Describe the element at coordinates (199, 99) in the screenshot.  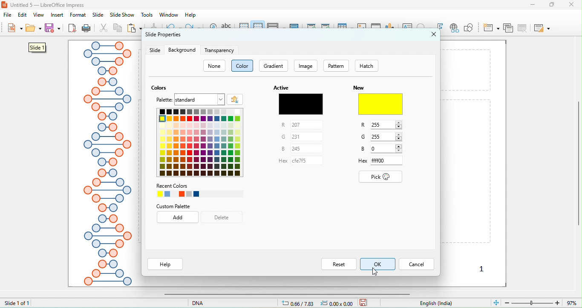
I see `standard` at that location.